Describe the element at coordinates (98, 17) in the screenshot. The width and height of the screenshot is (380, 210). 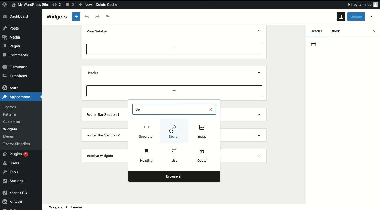
I see `Redo` at that location.